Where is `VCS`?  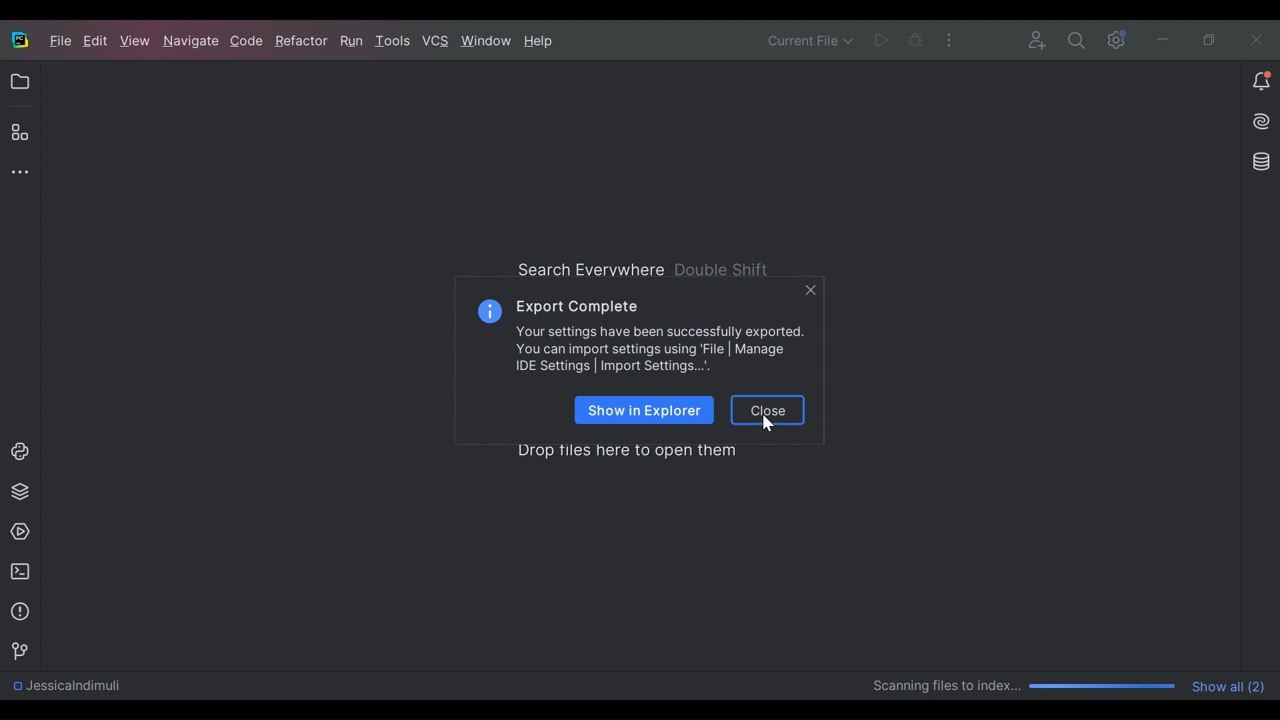 VCS is located at coordinates (436, 42).